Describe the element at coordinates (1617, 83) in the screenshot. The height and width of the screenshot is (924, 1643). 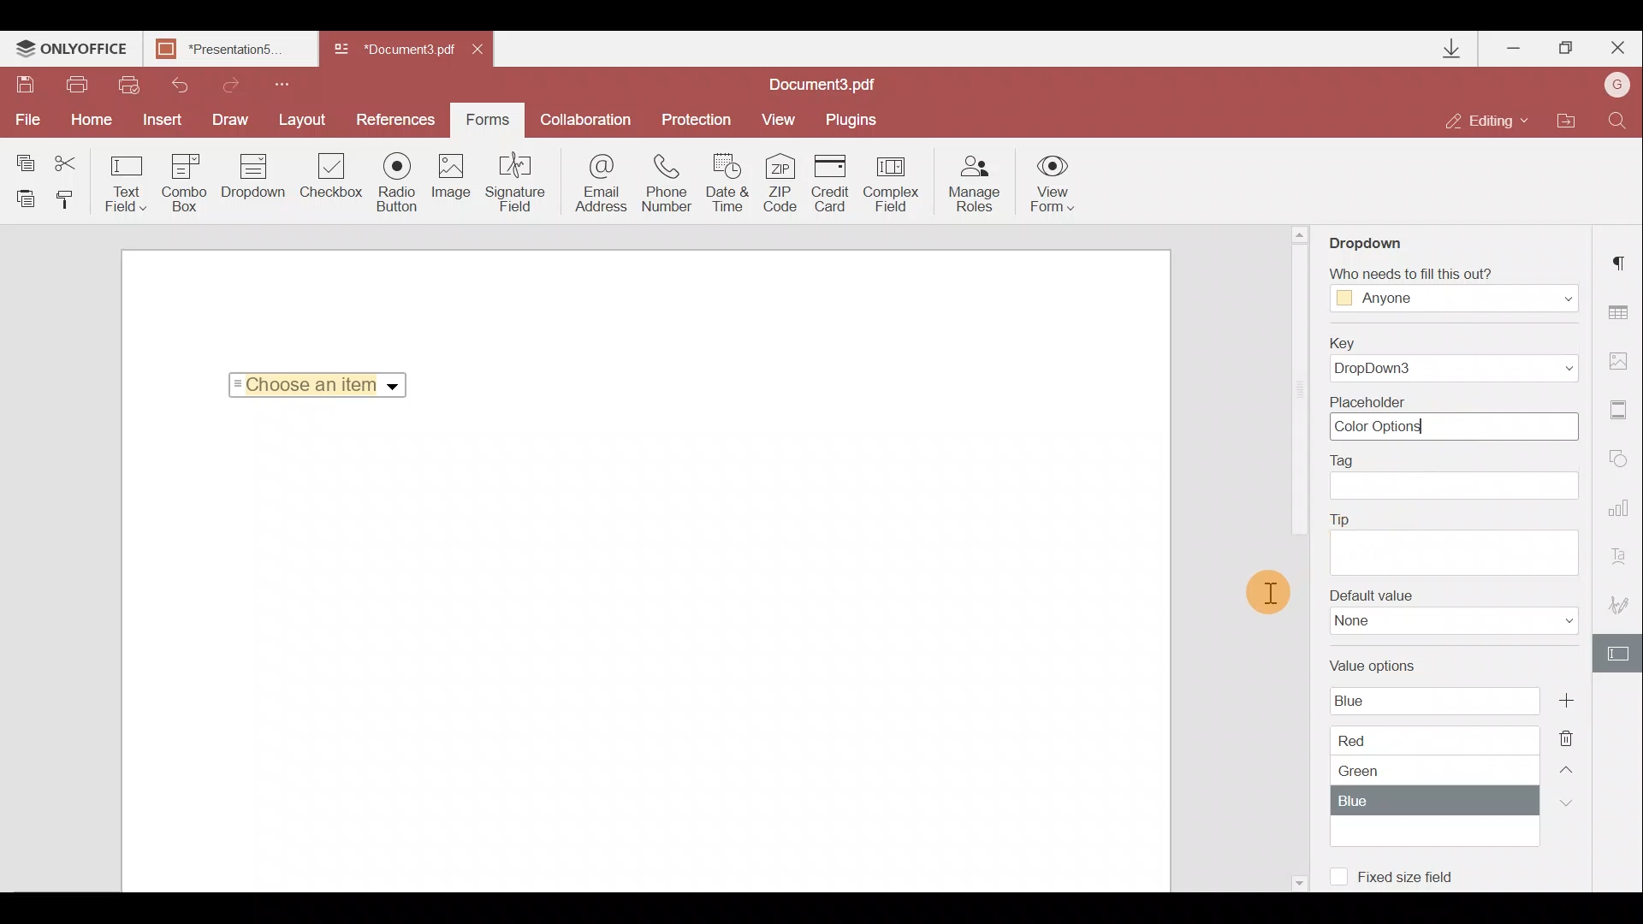
I see `Account name` at that location.